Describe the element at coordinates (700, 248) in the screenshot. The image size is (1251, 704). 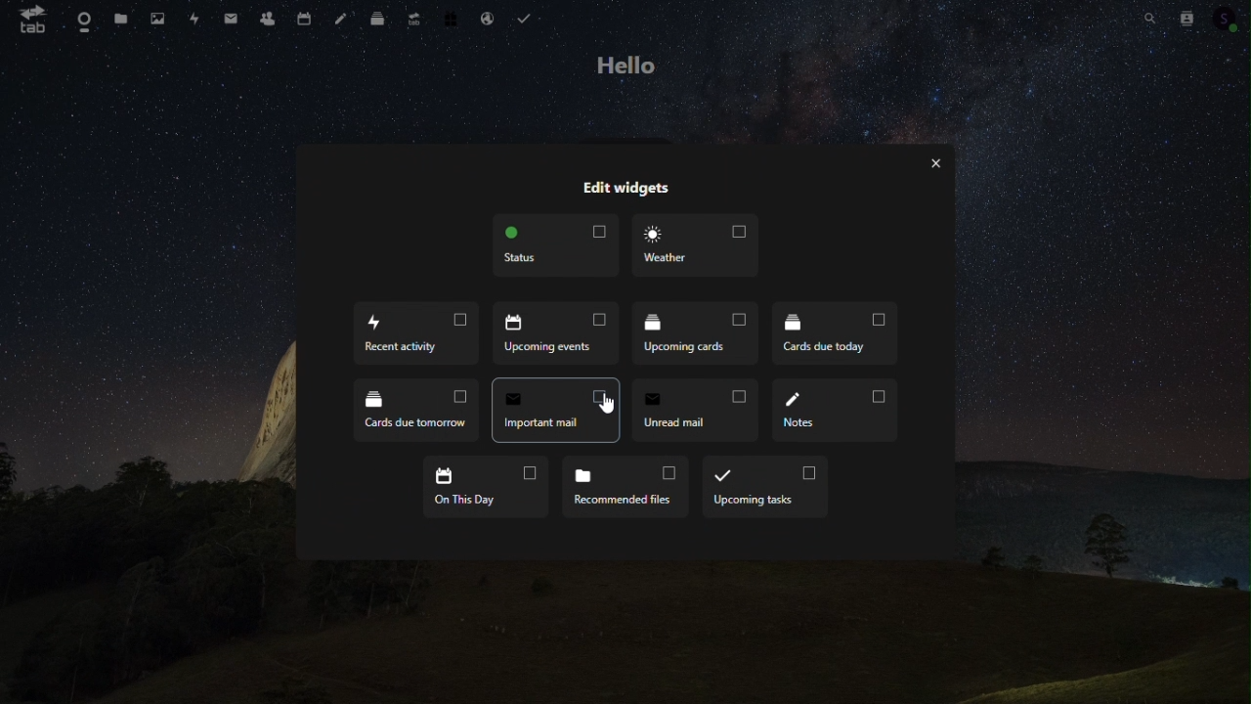
I see `weather` at that location.